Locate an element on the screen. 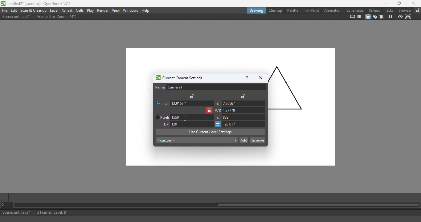 Image resolution: width=421 pixels, height=222 pixels. Cleanup is located at coordinates (275, 10).